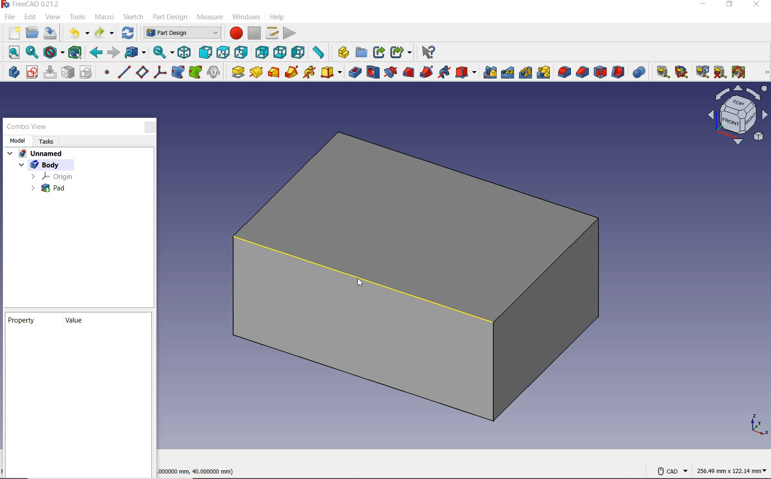 This screenshot has height=479, width=771. Describe the element at coordinates (262, 52) in the screenshot. I see `rear` at that location.